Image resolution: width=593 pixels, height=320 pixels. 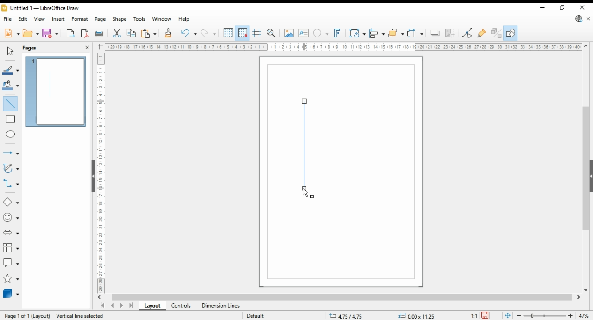 What do you see at coordinates (303, 33) in the screenshot?
I see `insert text box` at bounding box center [303, 33].